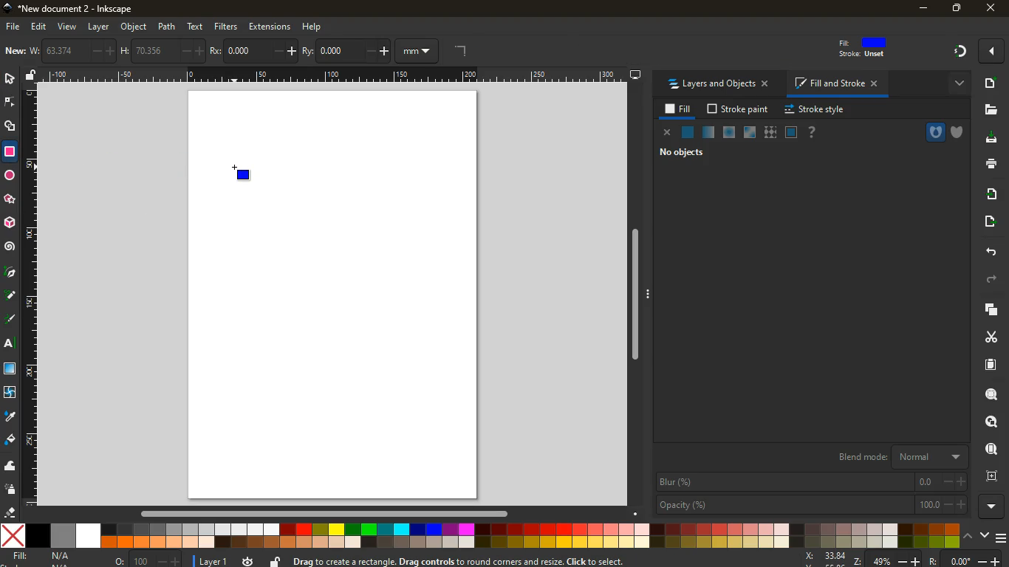 This screenshot has width=1009, height=567. I want to click on unlock, so click(33, 77).